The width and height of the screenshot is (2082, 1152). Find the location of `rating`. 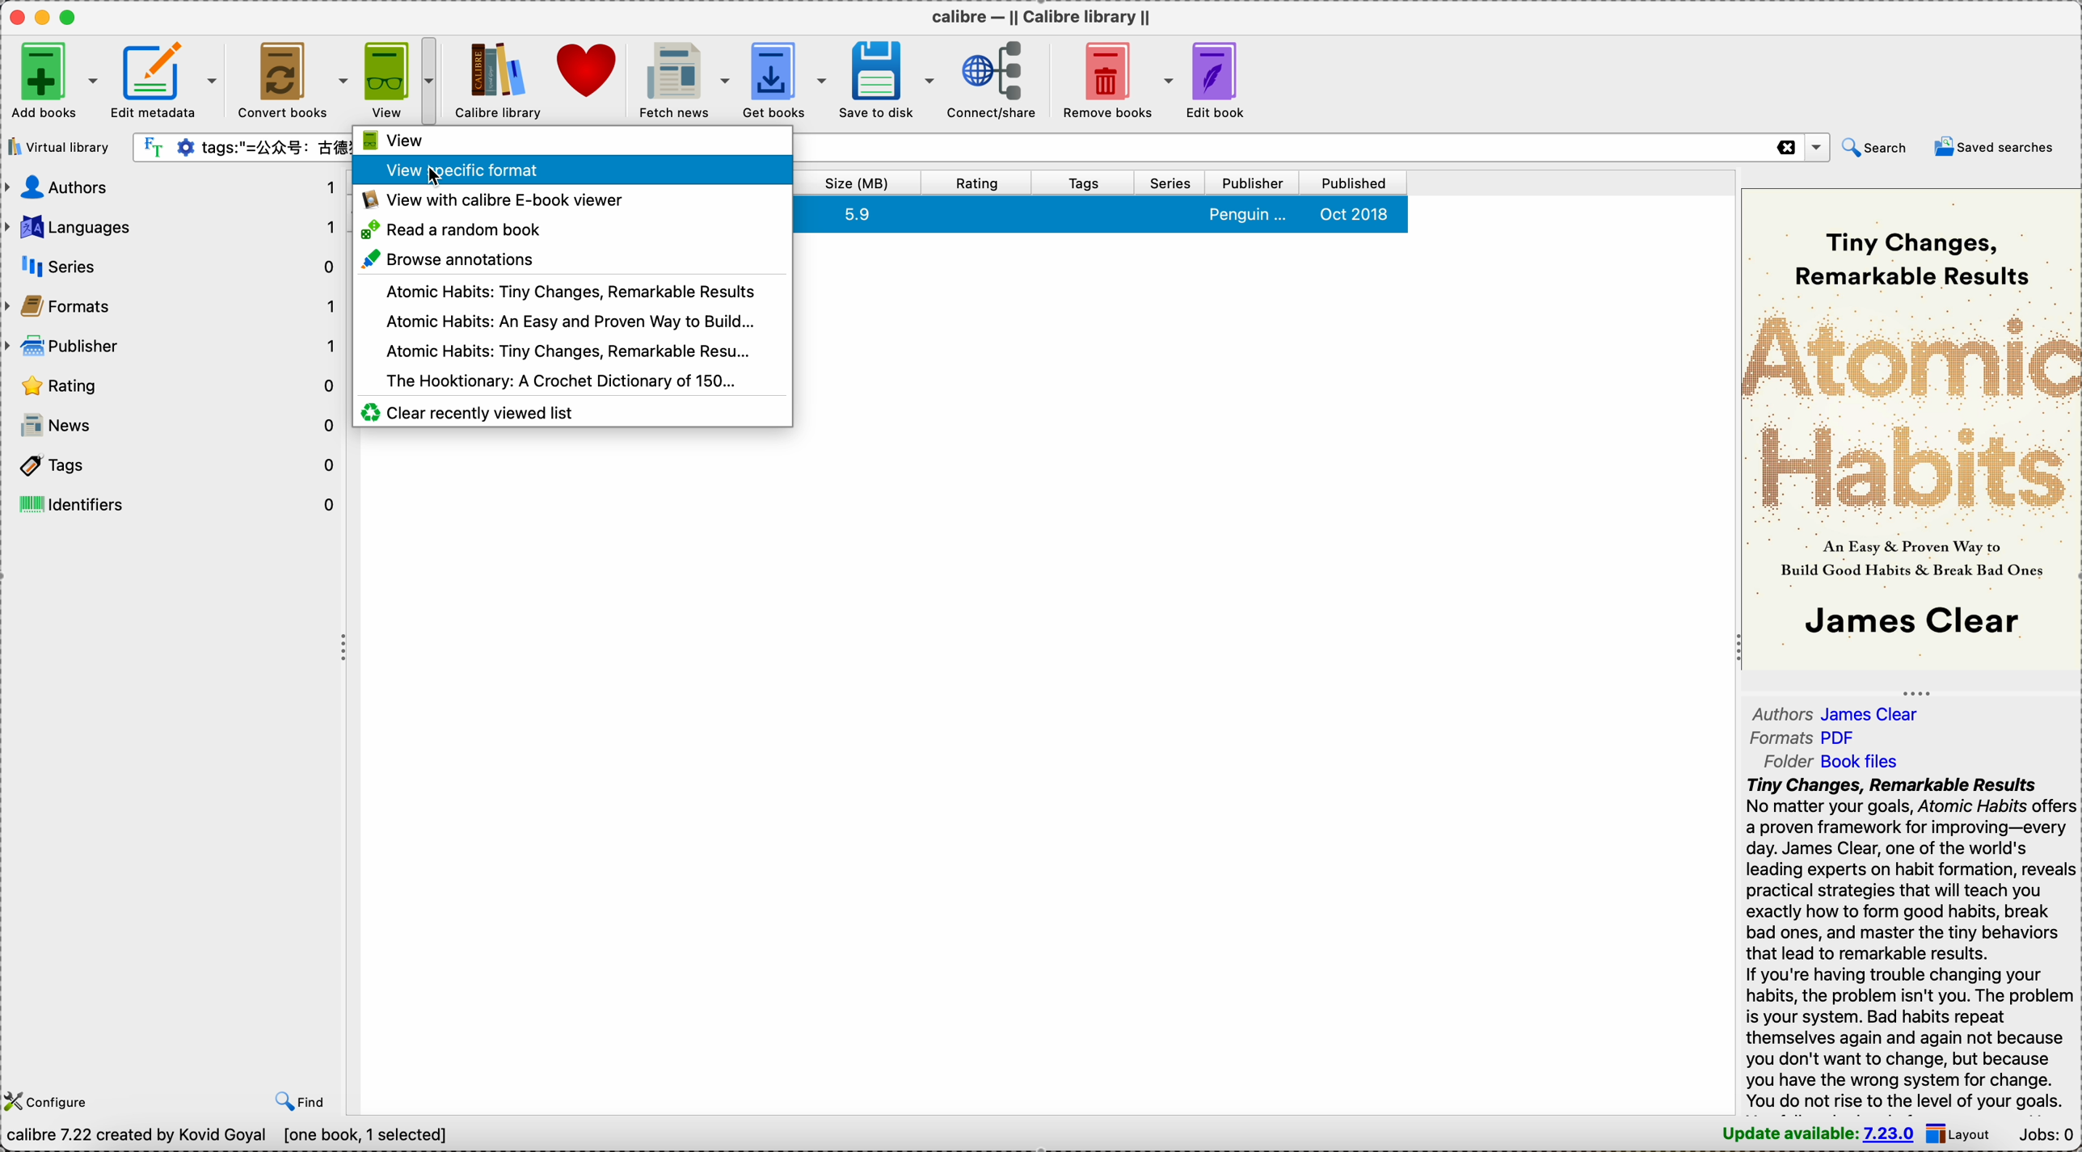

rating is located at coordinates (173, 384).